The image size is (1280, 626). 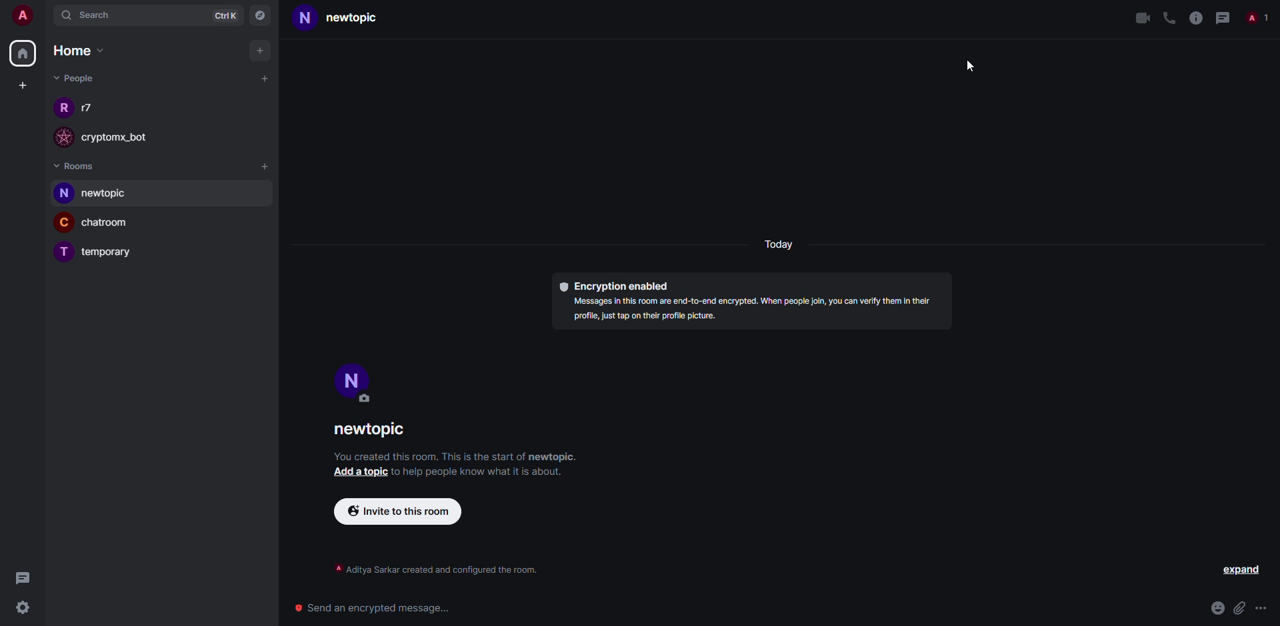 What do you see at coordinates (1223, 17) in the screenshot?
I see `threads` at bounding box center [1223, 17].